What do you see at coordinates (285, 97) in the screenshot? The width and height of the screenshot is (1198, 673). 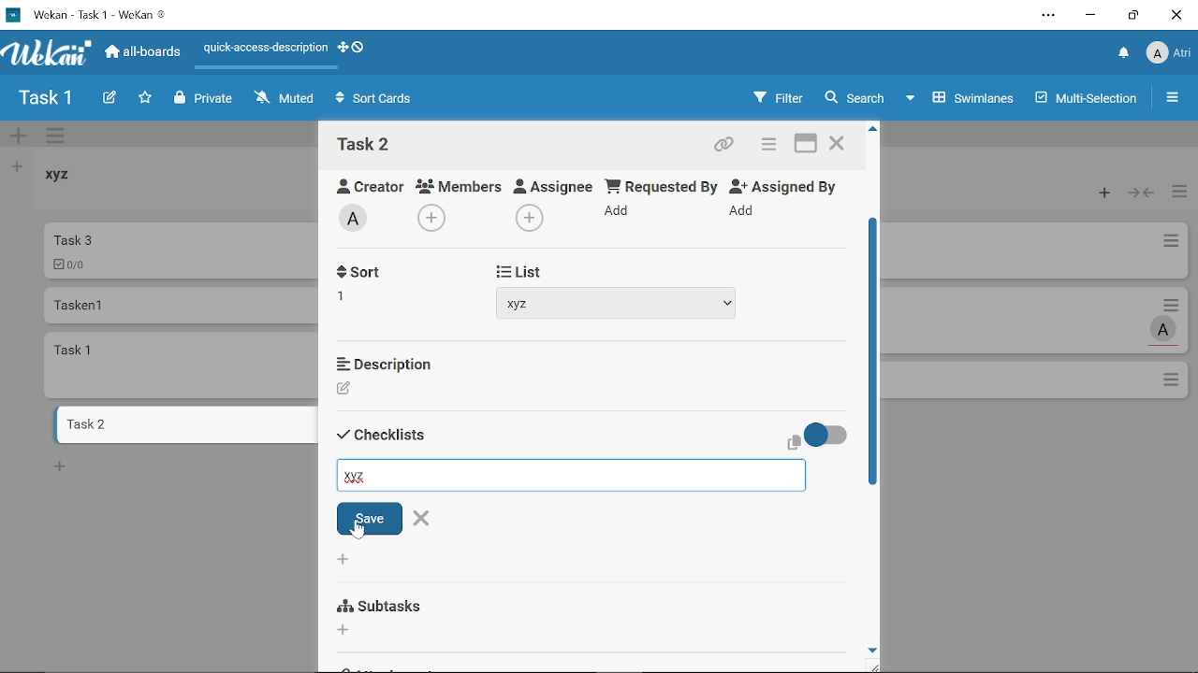 I see `Muted` at bounding box center [285, 97].